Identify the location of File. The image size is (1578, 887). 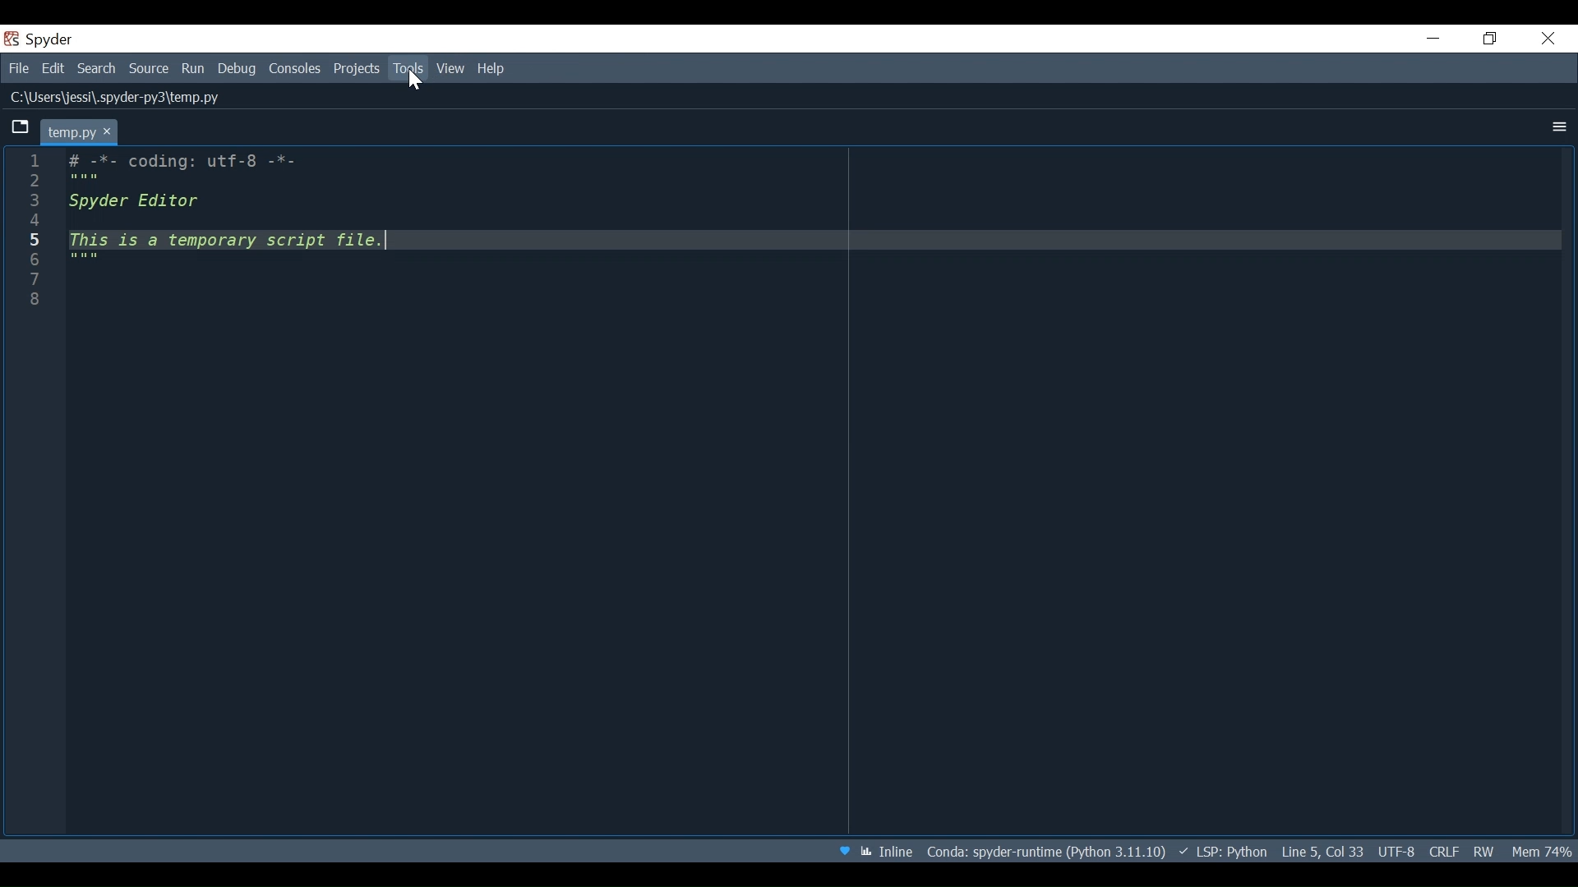
(18, 69).